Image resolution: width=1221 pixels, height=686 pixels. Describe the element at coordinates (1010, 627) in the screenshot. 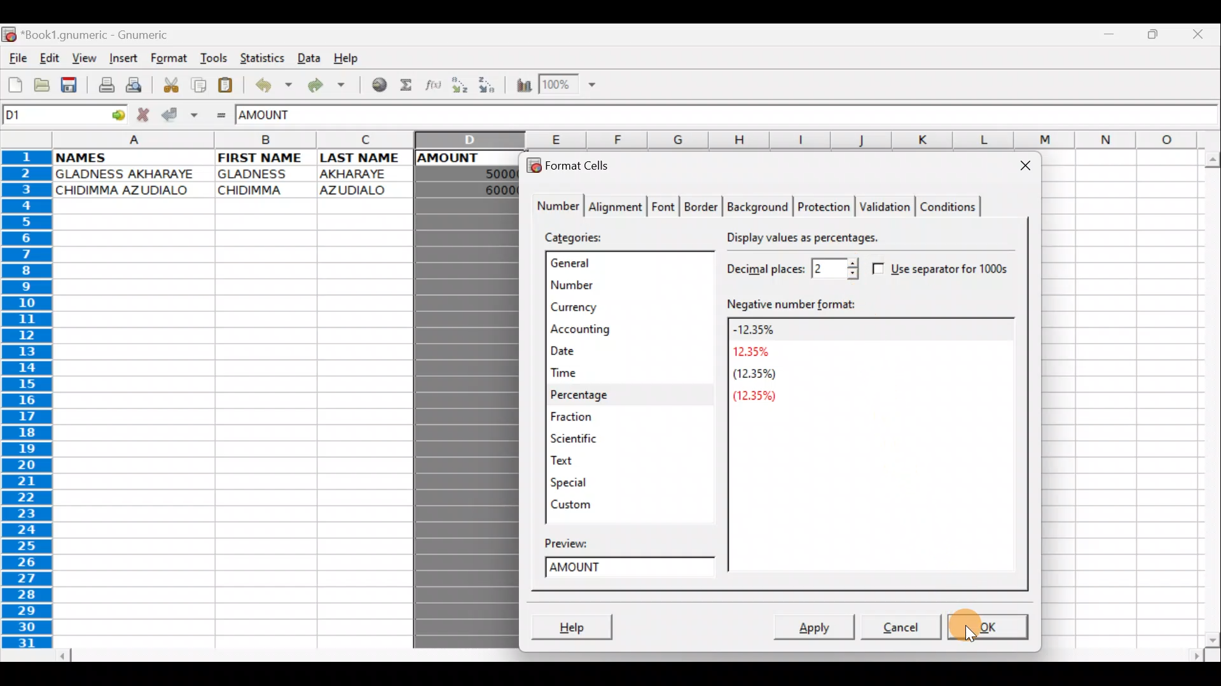

I see `Cursor on OK` at that location.